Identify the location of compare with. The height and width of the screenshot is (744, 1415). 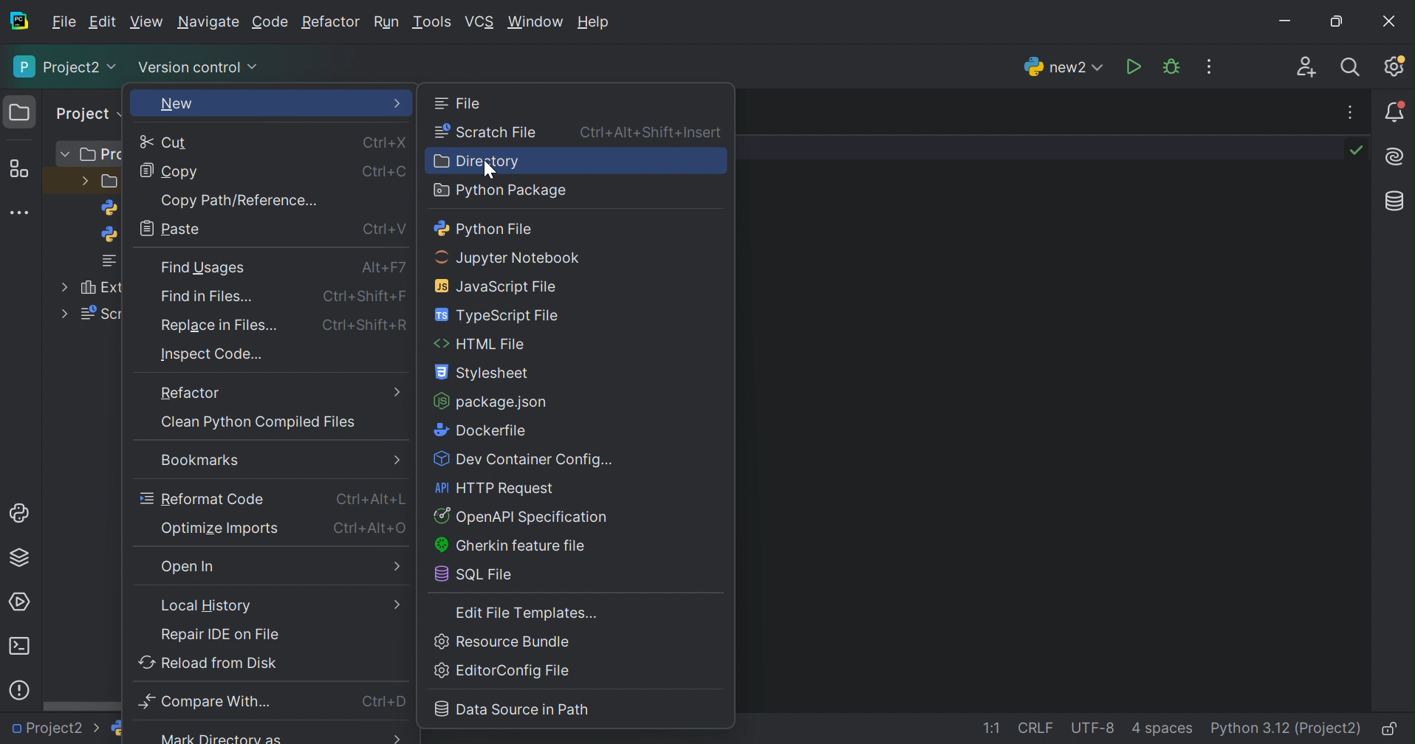
(209, 701).